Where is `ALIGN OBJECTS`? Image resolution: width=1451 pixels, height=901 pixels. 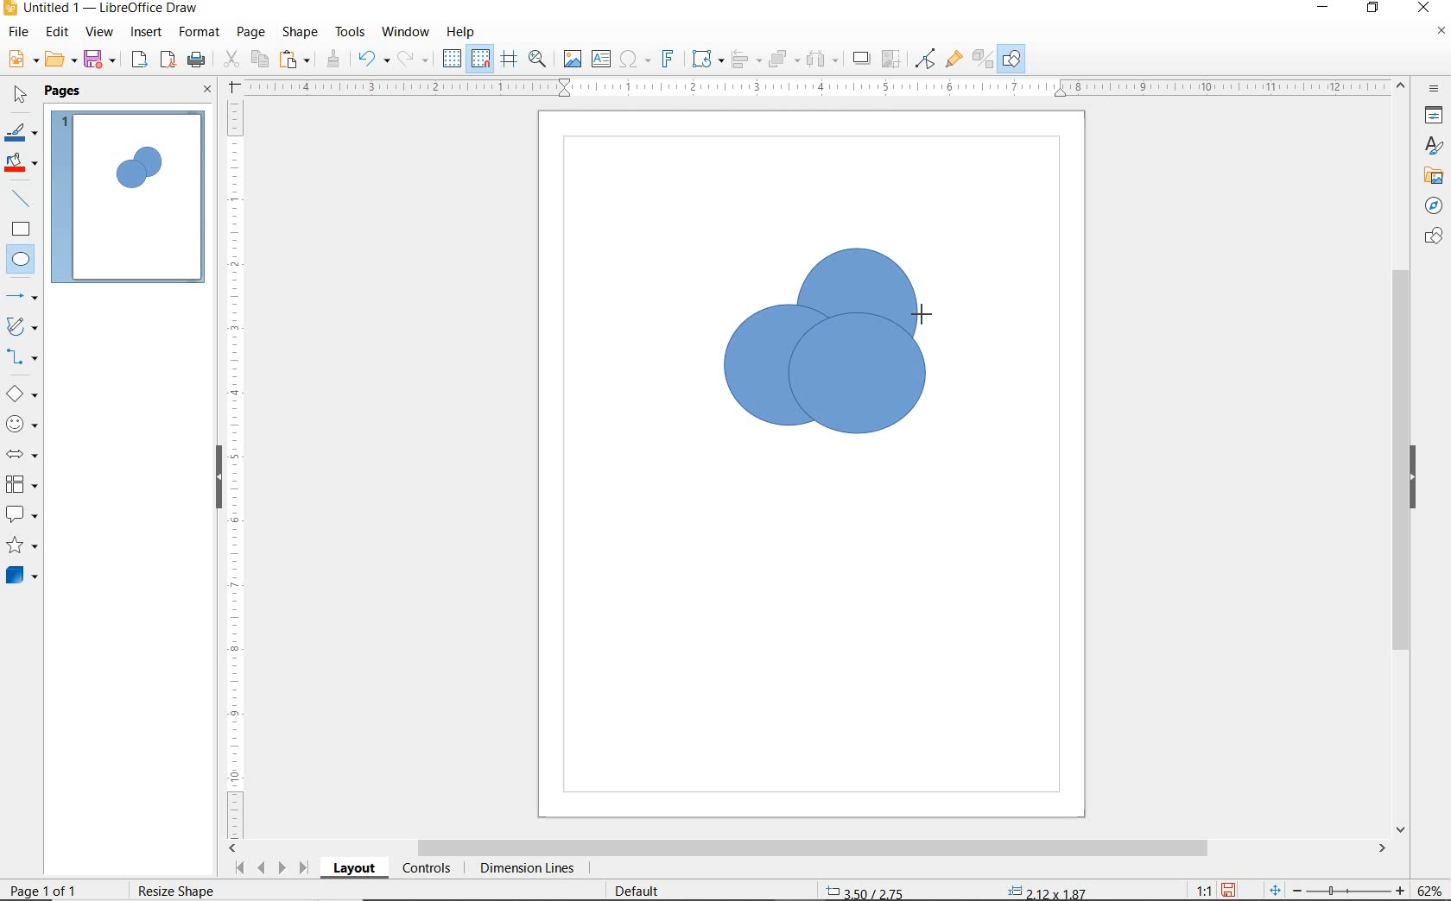 ALIGN OBJECTS is located at coordinates (745, 61).